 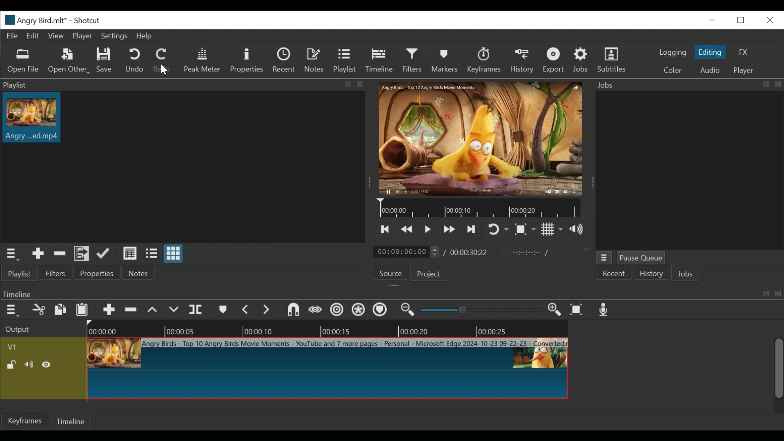 I want to click on vertical scroll bar, so click(x=774, y=375).